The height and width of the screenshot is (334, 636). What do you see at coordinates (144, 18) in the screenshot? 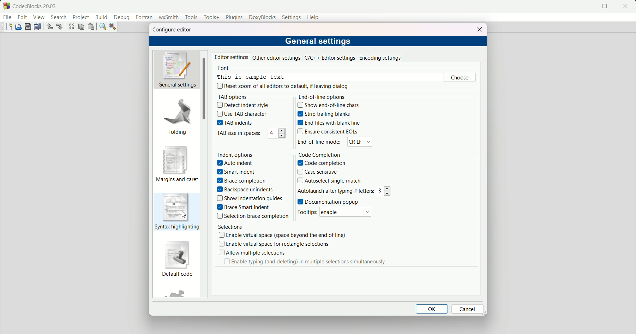
I see `fortran` at bounding box center [144, 18].